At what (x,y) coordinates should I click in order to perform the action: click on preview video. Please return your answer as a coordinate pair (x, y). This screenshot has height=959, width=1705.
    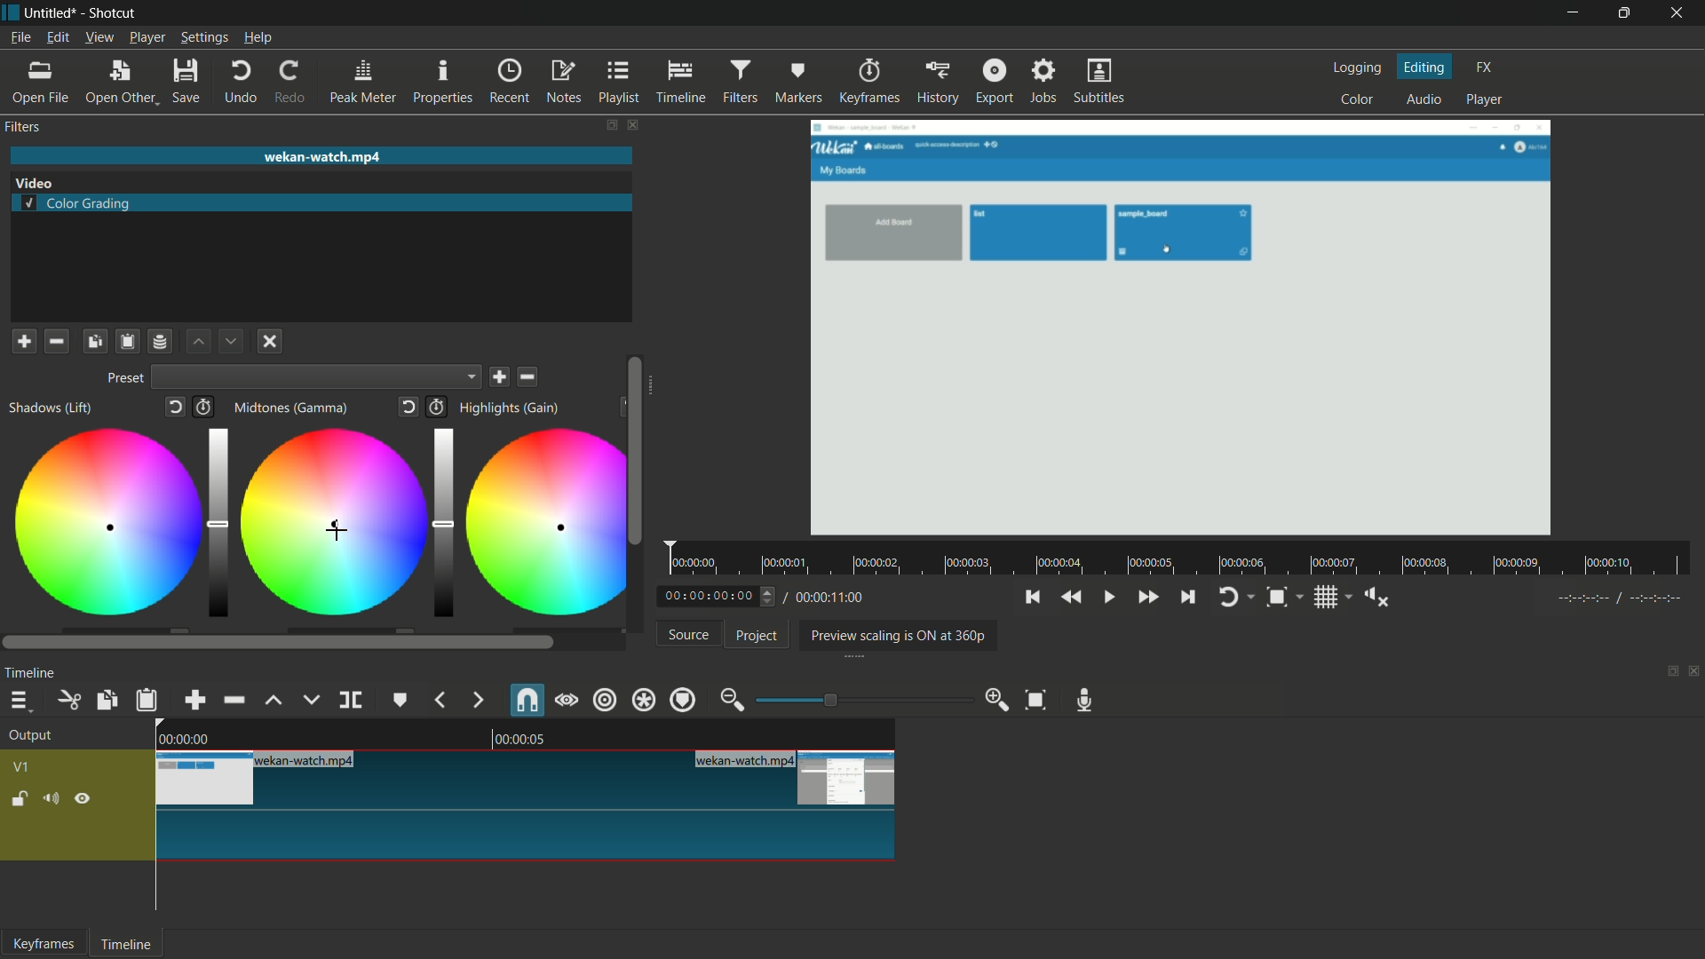
    Looking at the image, I should click on (1184, 329).